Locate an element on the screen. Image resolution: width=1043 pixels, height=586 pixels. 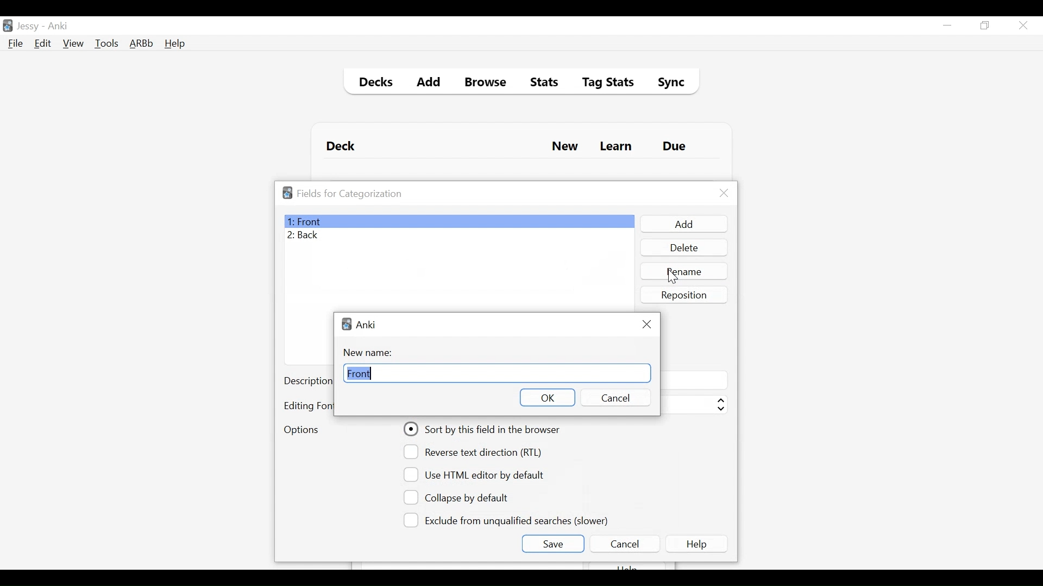
(un)select Use HTML editor by default is located at coordinates (477, 474).